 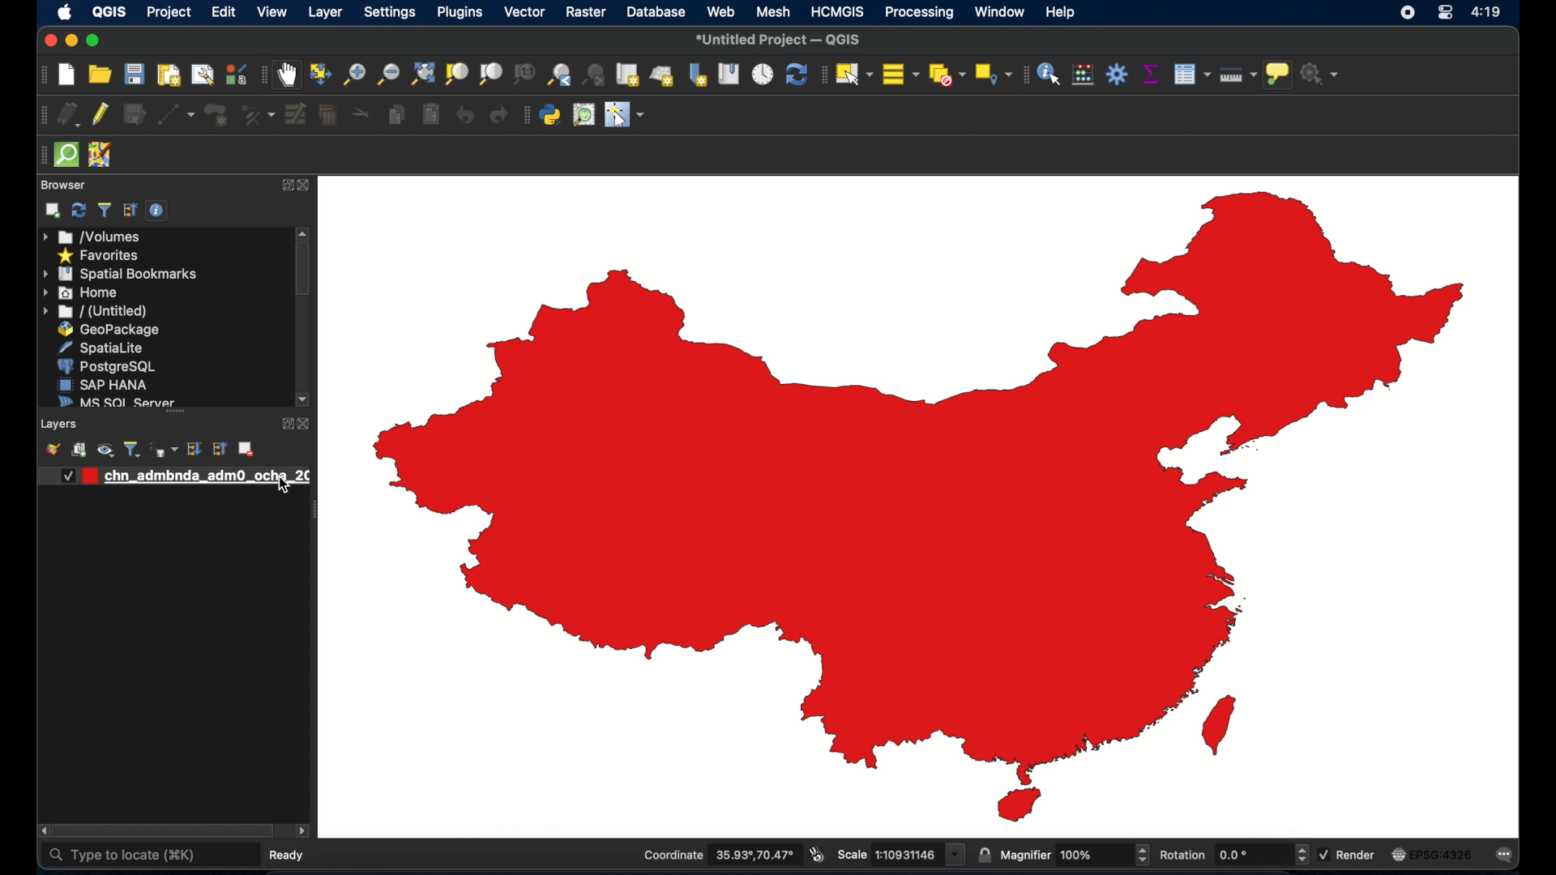 What do you see at coordinates (1065, 856) in the screenshot?
I see `magnifier` at bounding box center [1065, 856].